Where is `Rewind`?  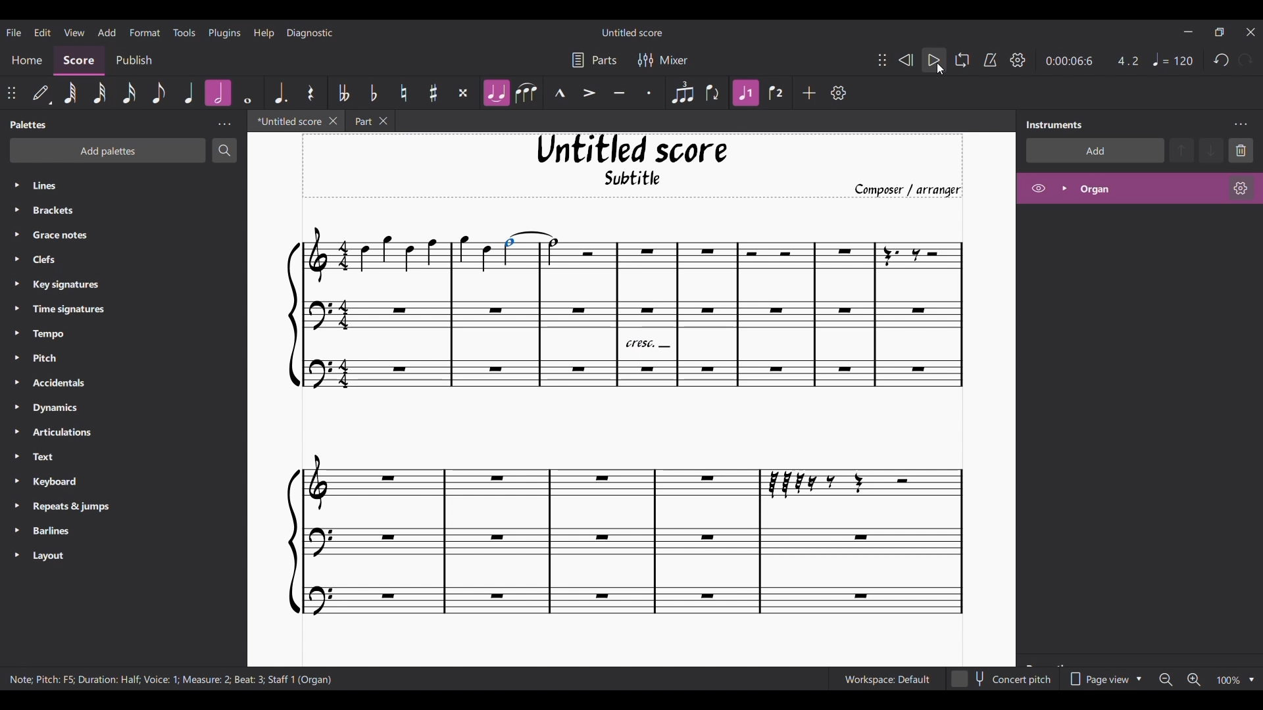 Rewind is located at coordinates (906, 60).